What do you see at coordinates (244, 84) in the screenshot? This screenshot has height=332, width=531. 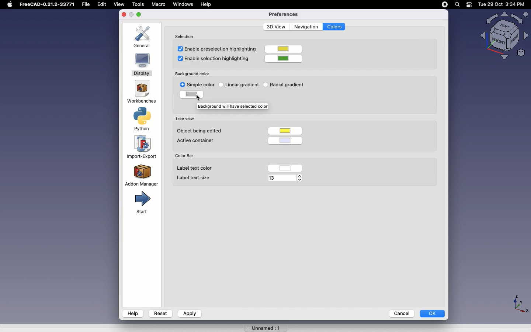 I see `Linear gradient` at bounding box center [244, 84].